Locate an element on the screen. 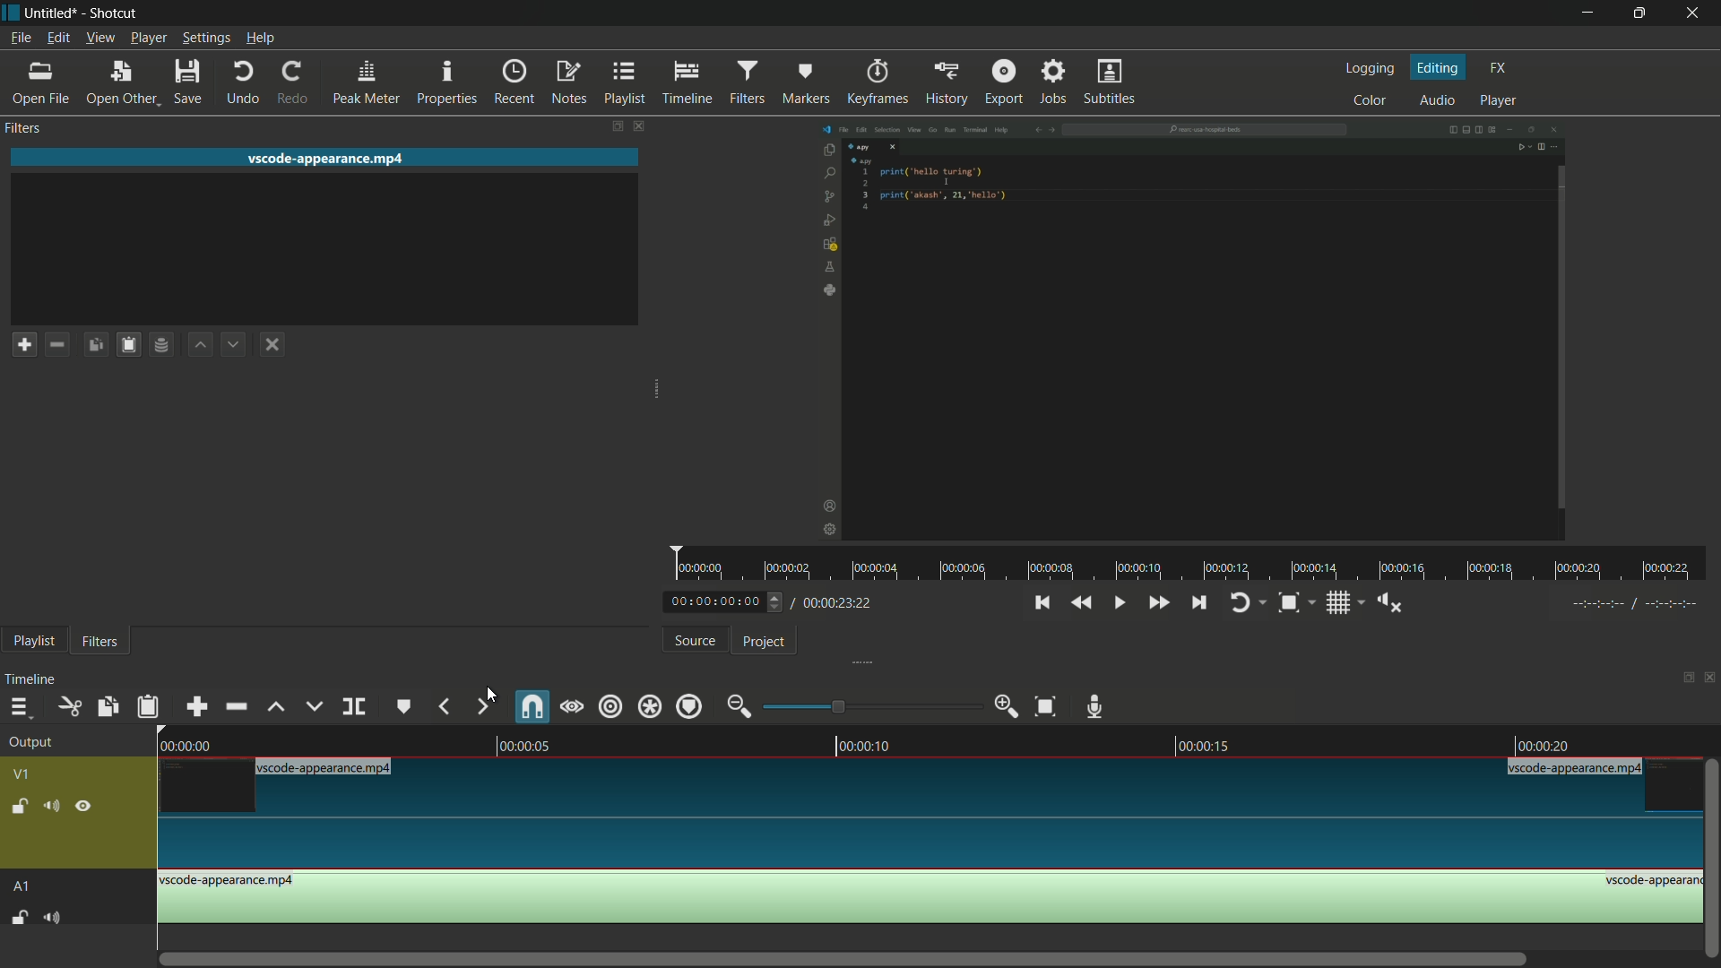 This screenshot has width=1721, height=968. close timeline is located at coordinates (1710, 677).